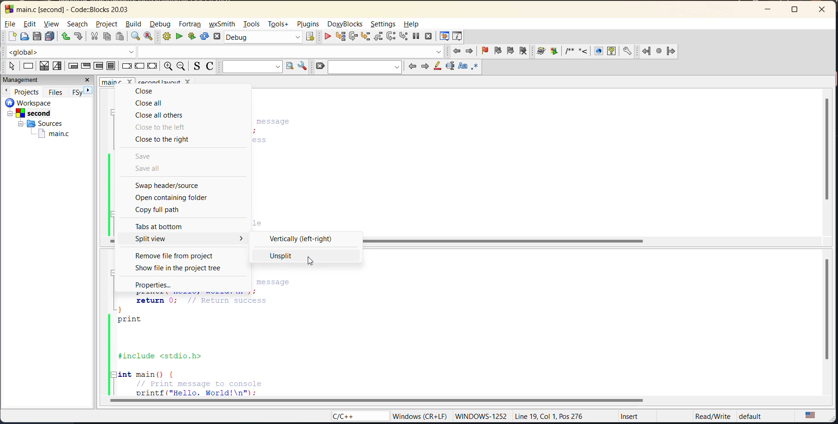 This screenshot has height=424, width=838. Describe the element at coordinates (161, 209) in the screenshot. I see `copy full path` at that location.